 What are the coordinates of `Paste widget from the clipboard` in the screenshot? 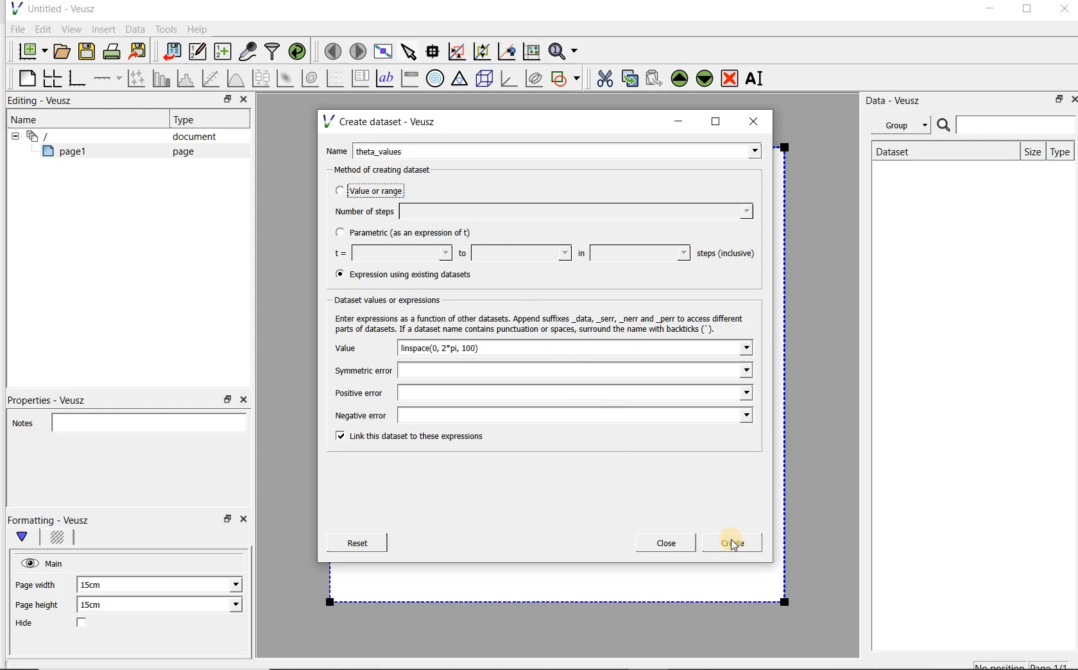 It's located at (656, 78).